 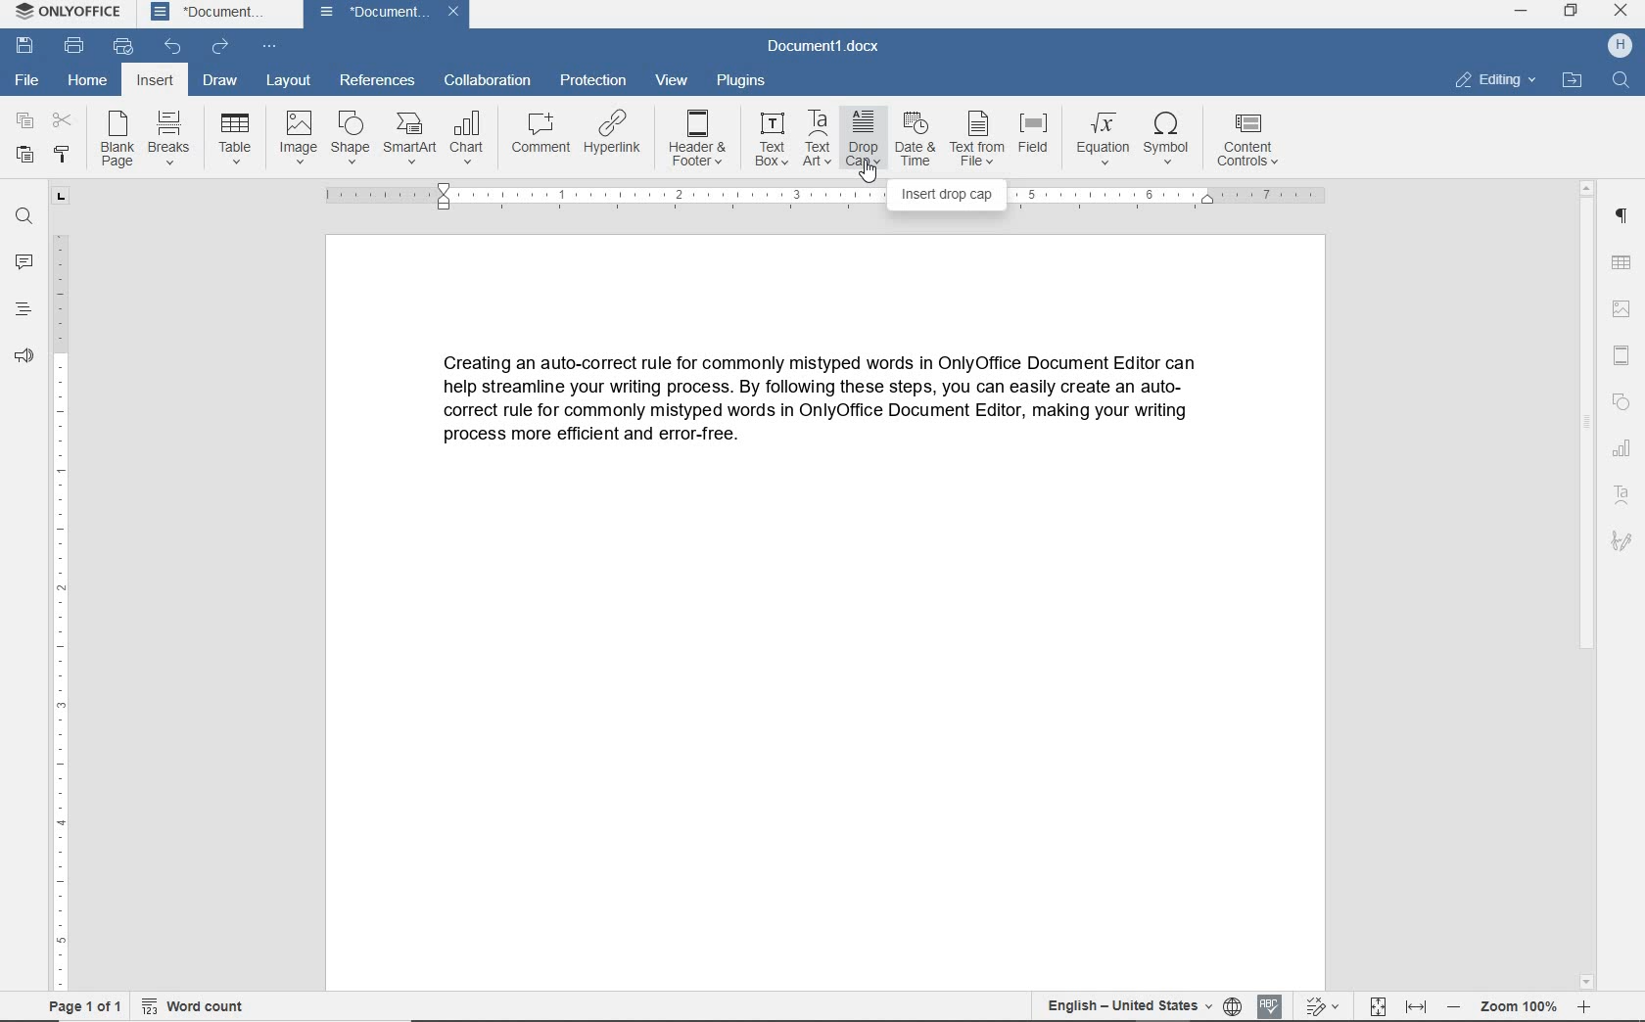 What do you see at coordinates (157, 79) in the screenshot?
I see `insert` at bounding box center [157, 79].